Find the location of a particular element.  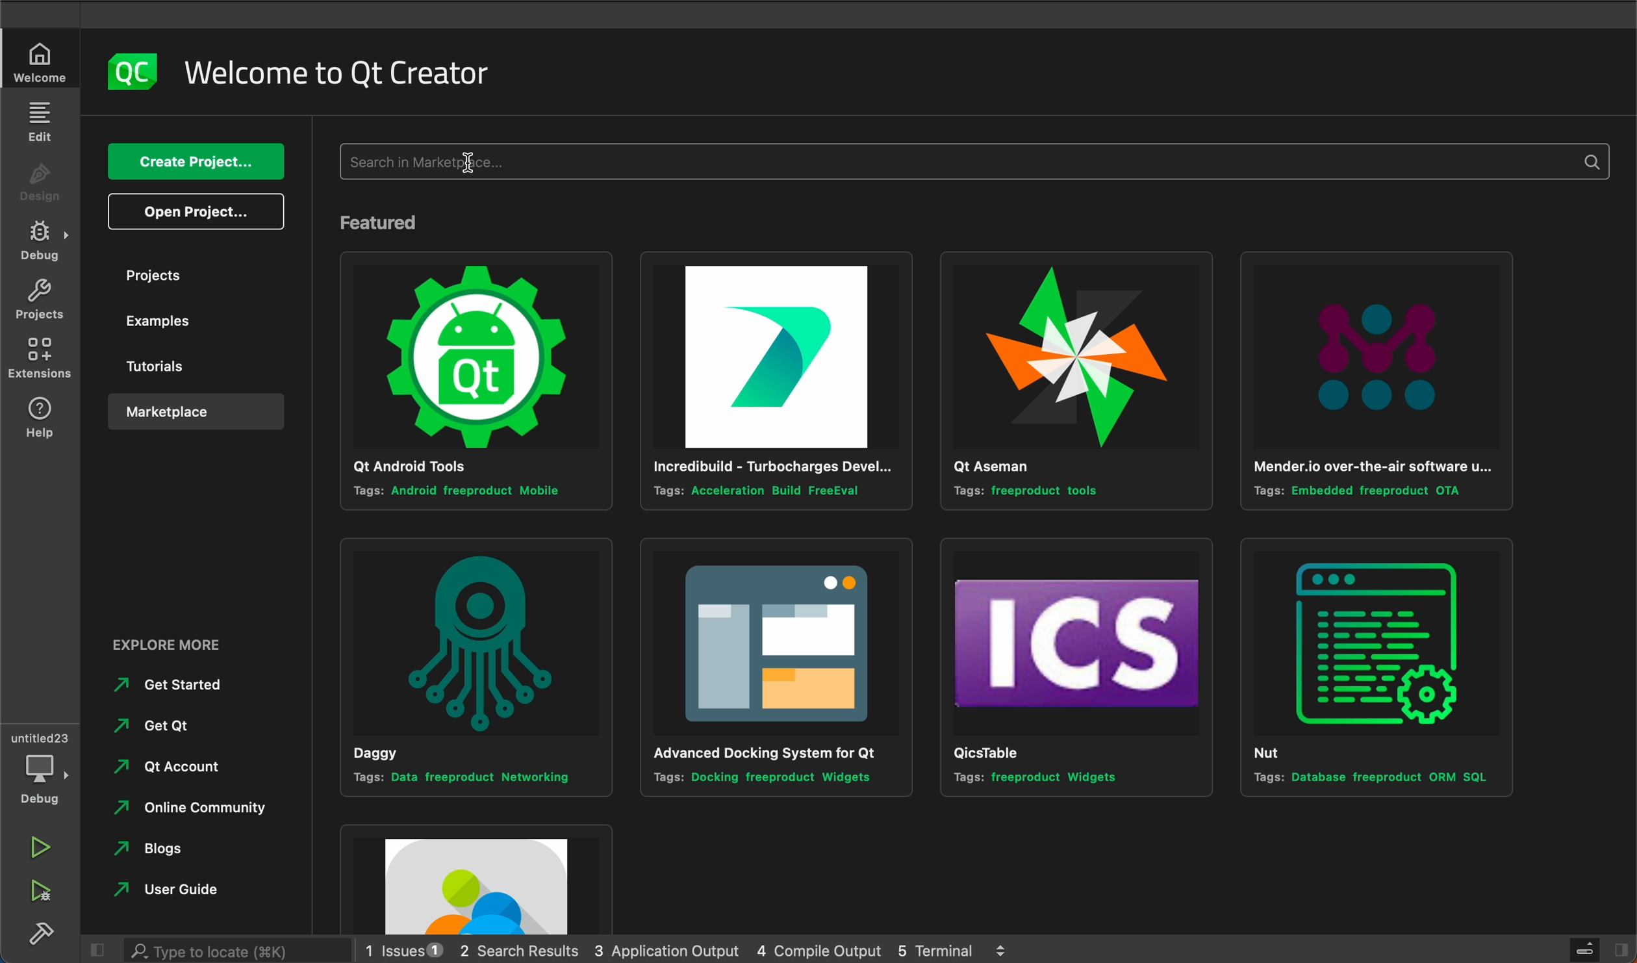

 is located at coordinates (768, 381).